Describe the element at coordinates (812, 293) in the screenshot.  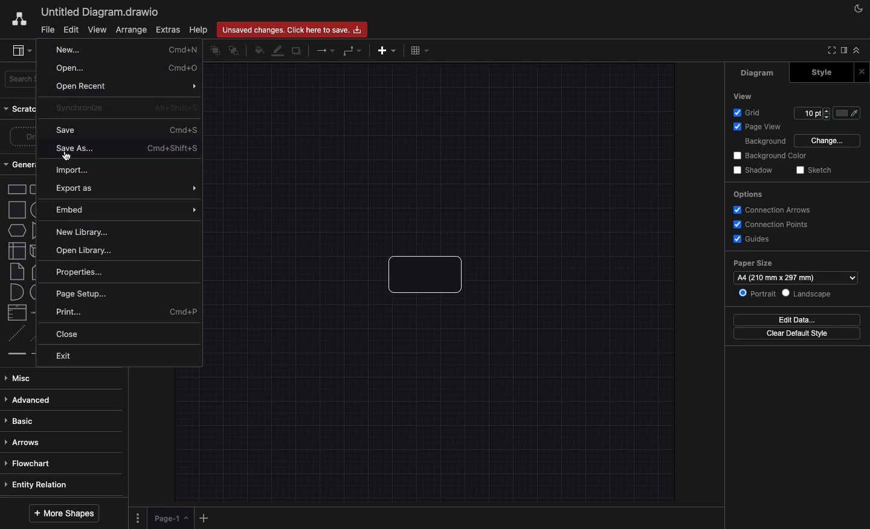
I see `Landscape` at that location.